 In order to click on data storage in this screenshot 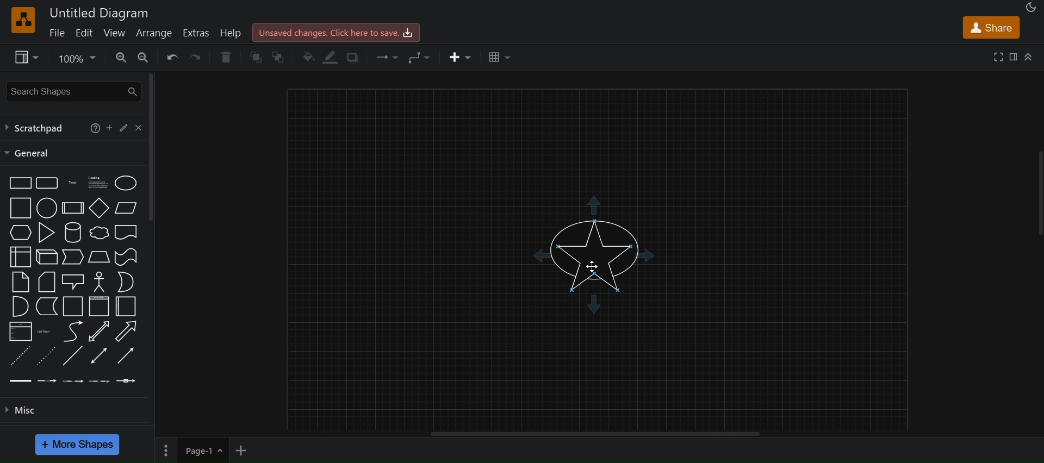, I will do `click(46, 305)`.